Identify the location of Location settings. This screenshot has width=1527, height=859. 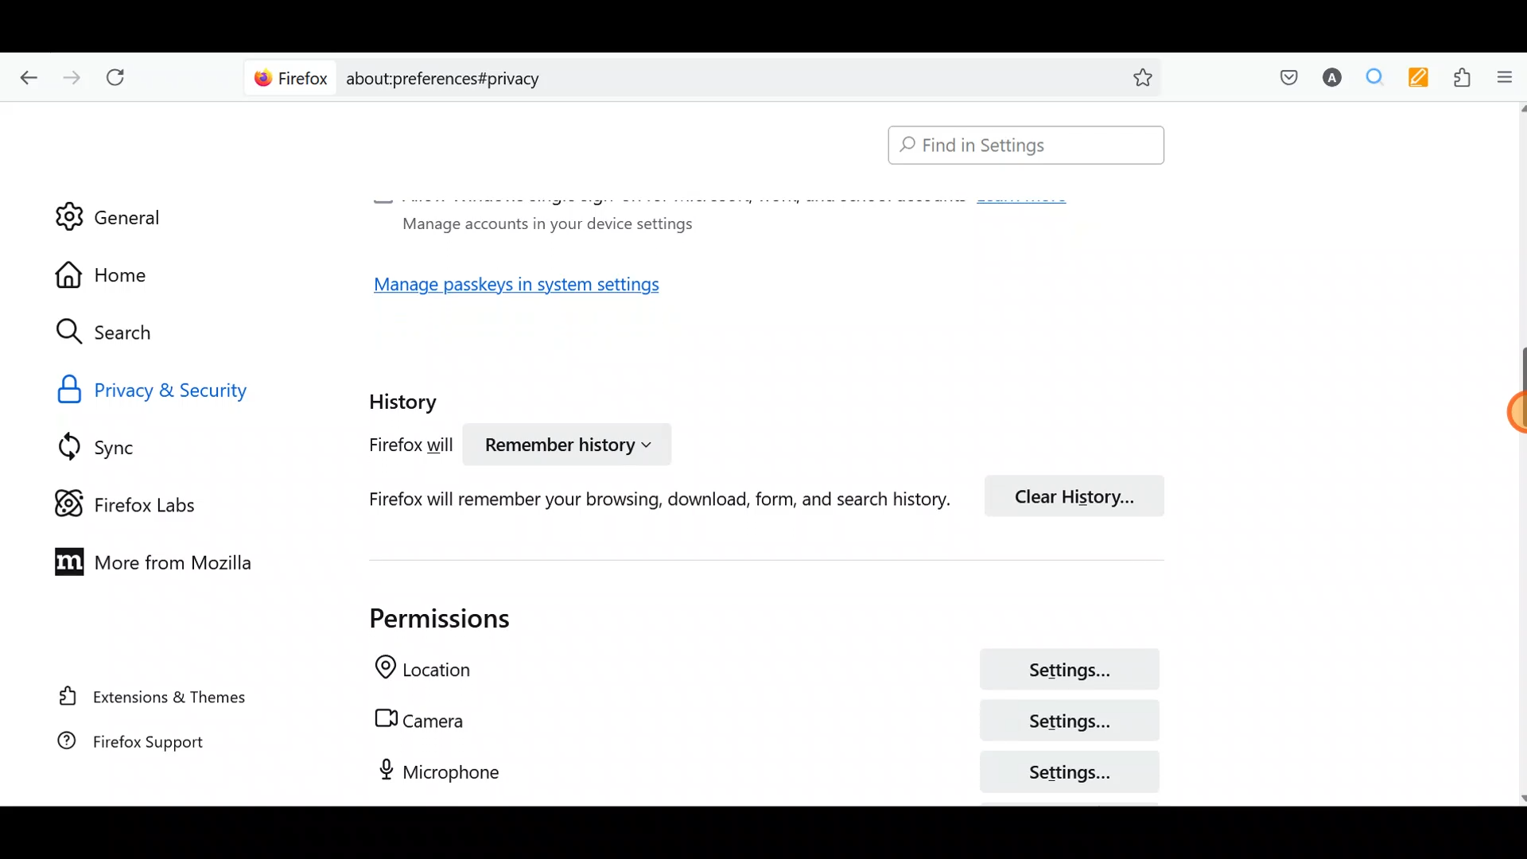
(757, 671).